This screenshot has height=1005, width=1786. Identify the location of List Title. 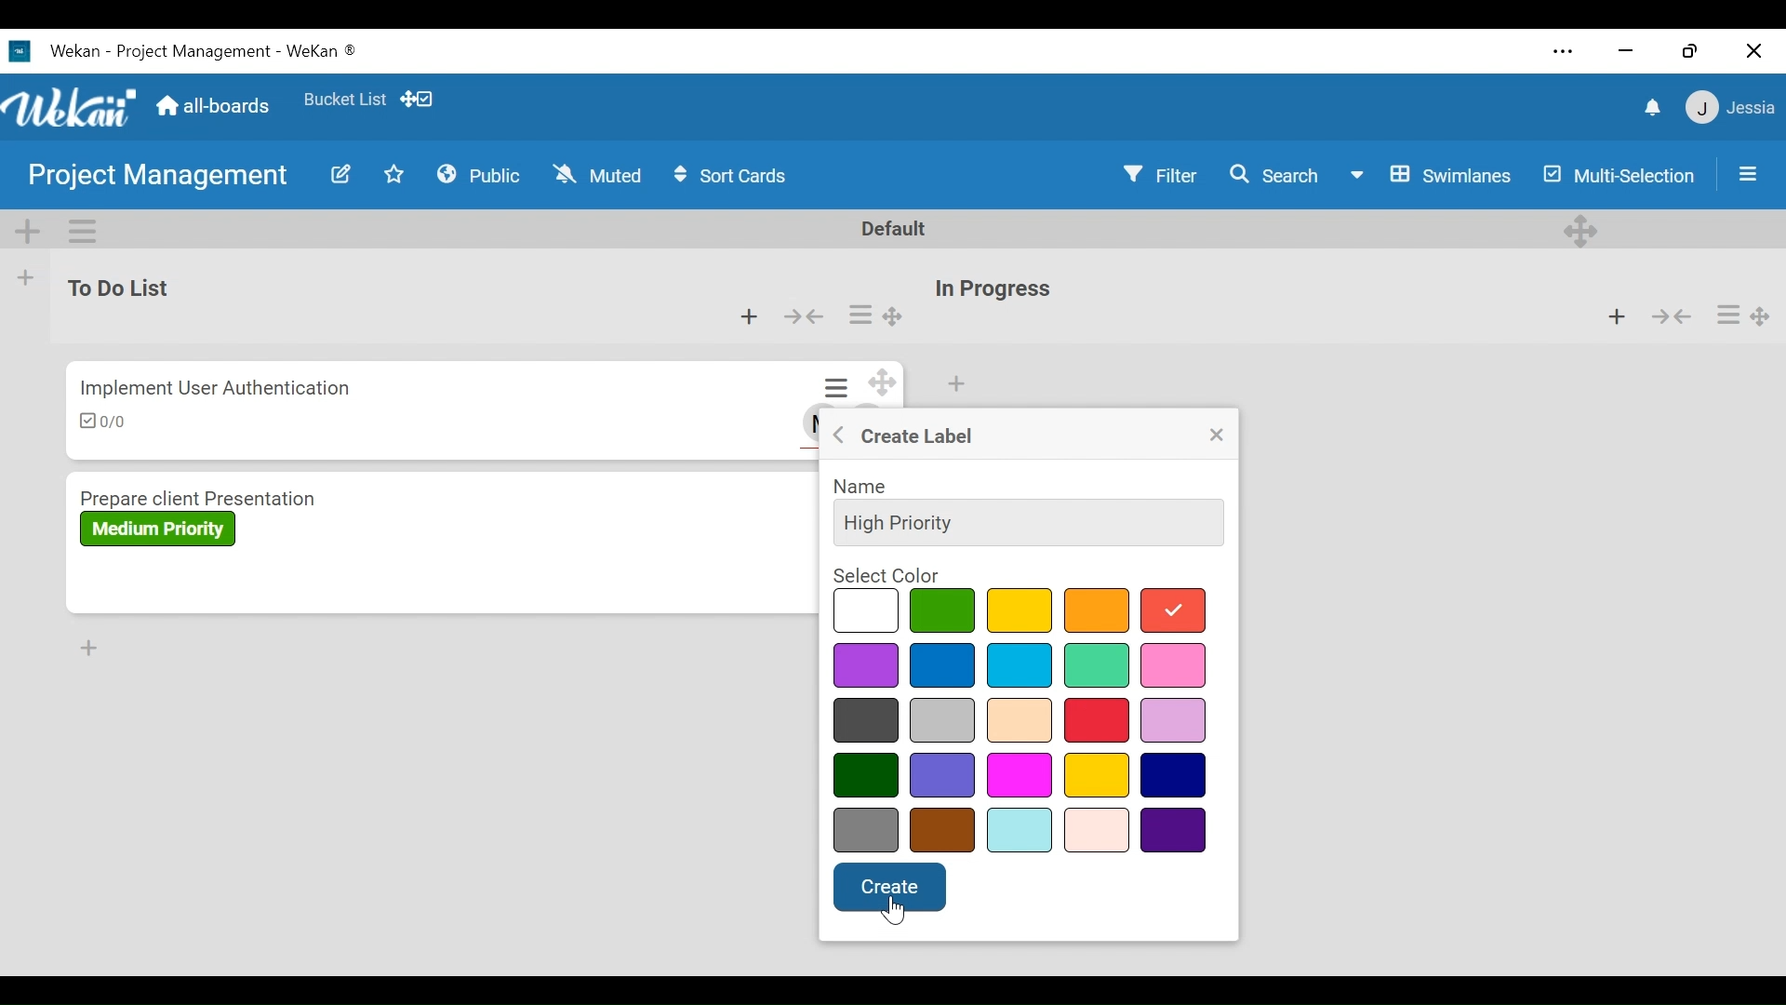
(992, 290).